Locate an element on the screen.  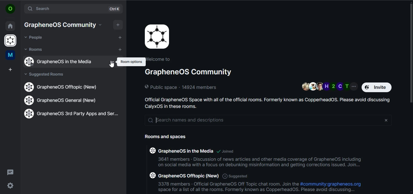
srapheneOS Offtopic (New) (1) suggested1378 members - Official GrapheneOS Off Topic chat room. Join the  is located at coordinates (223, 179).